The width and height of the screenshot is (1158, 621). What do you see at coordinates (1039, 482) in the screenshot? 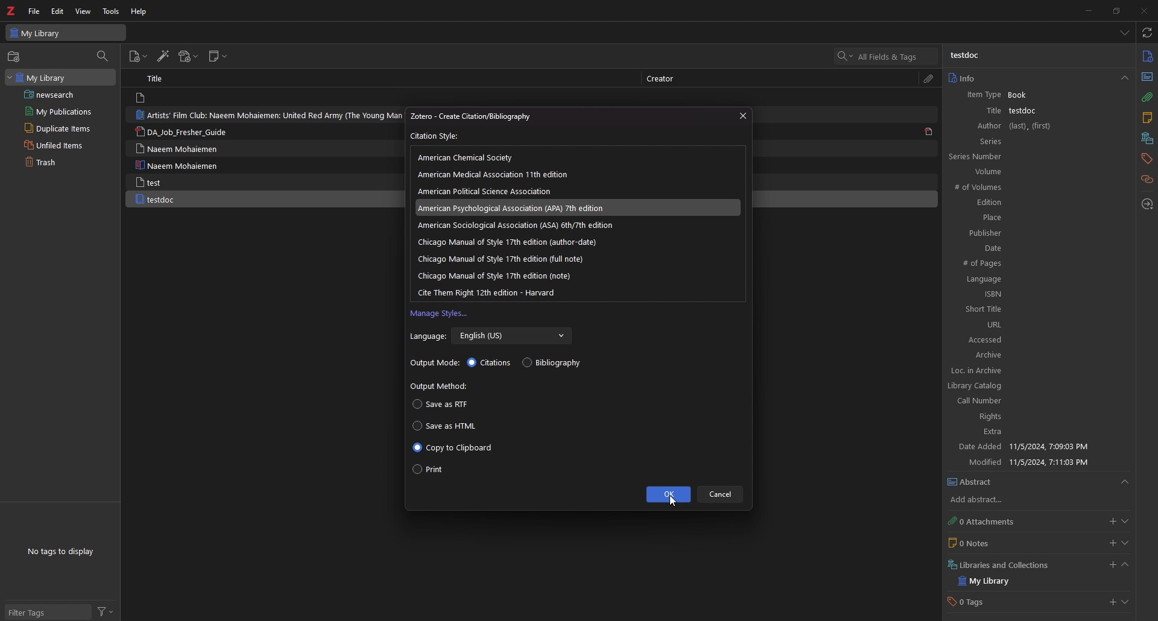
I see `Abstract` at bounding box center [1039, 482].